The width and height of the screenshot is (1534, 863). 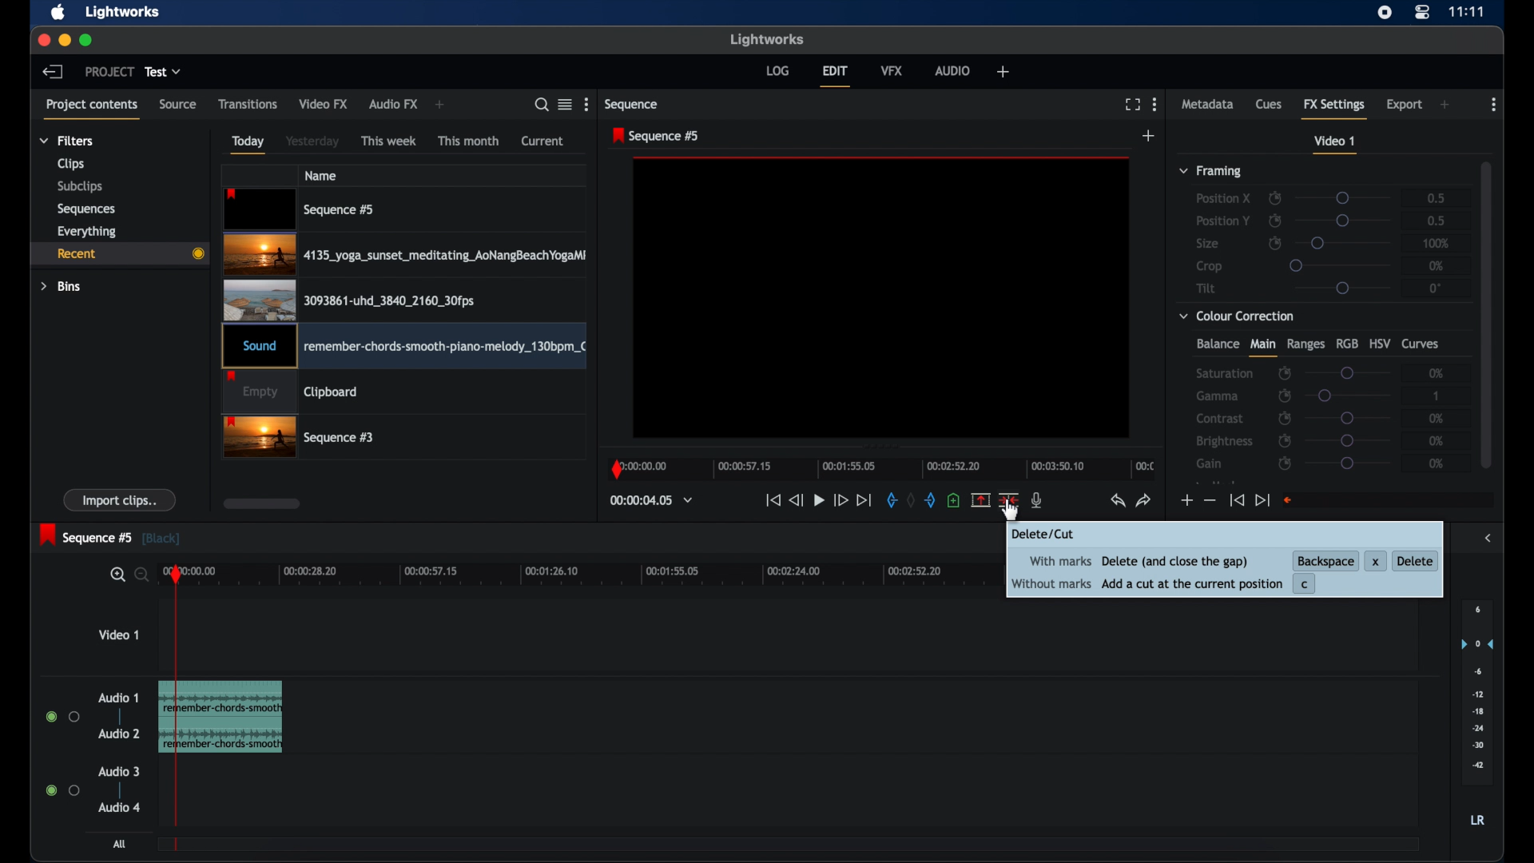 What do you see at coordinates (1118, 501) in the screenshot?
I see `undo` at bounding box center [1118, 501].